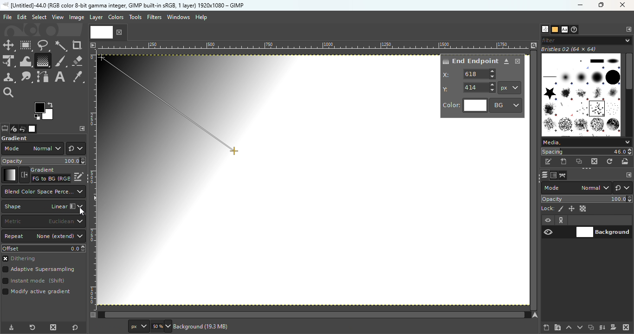 This screenshot has height=334, width=634. Describe the element at coordinates (202, 17) in the screenshot. I see `Help` at that location.